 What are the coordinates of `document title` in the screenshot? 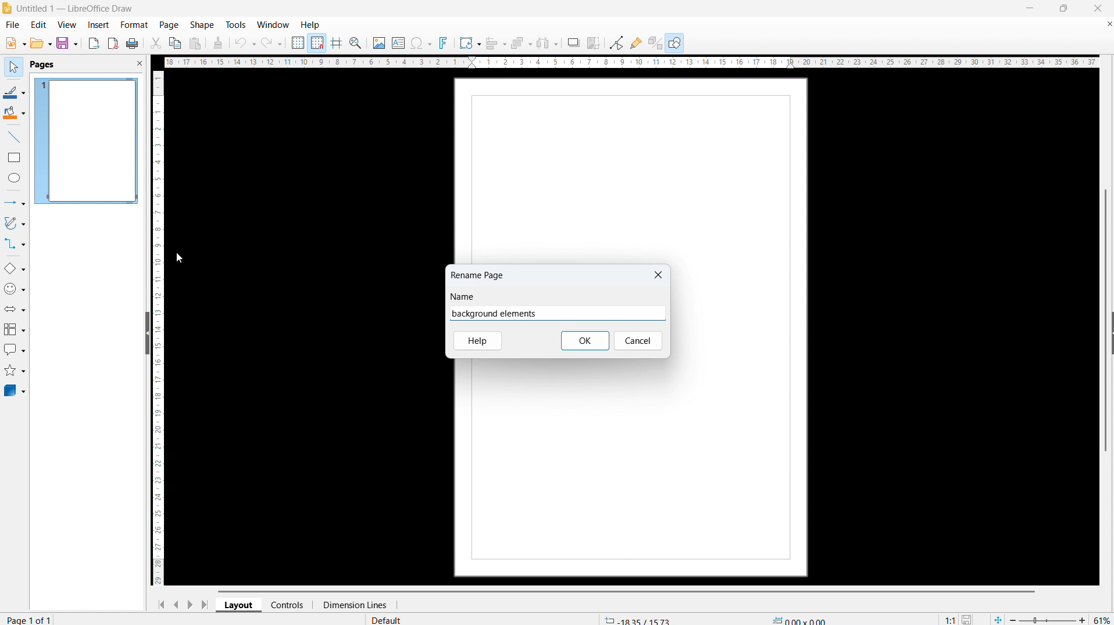 It's located at (77, 9).